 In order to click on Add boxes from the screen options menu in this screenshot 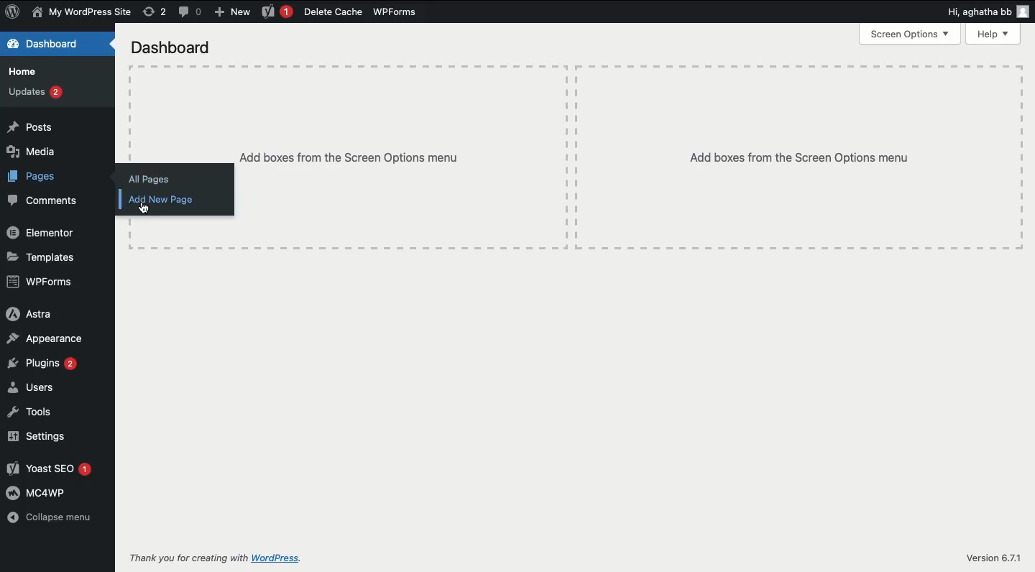, I will do `click(403, 157)`.